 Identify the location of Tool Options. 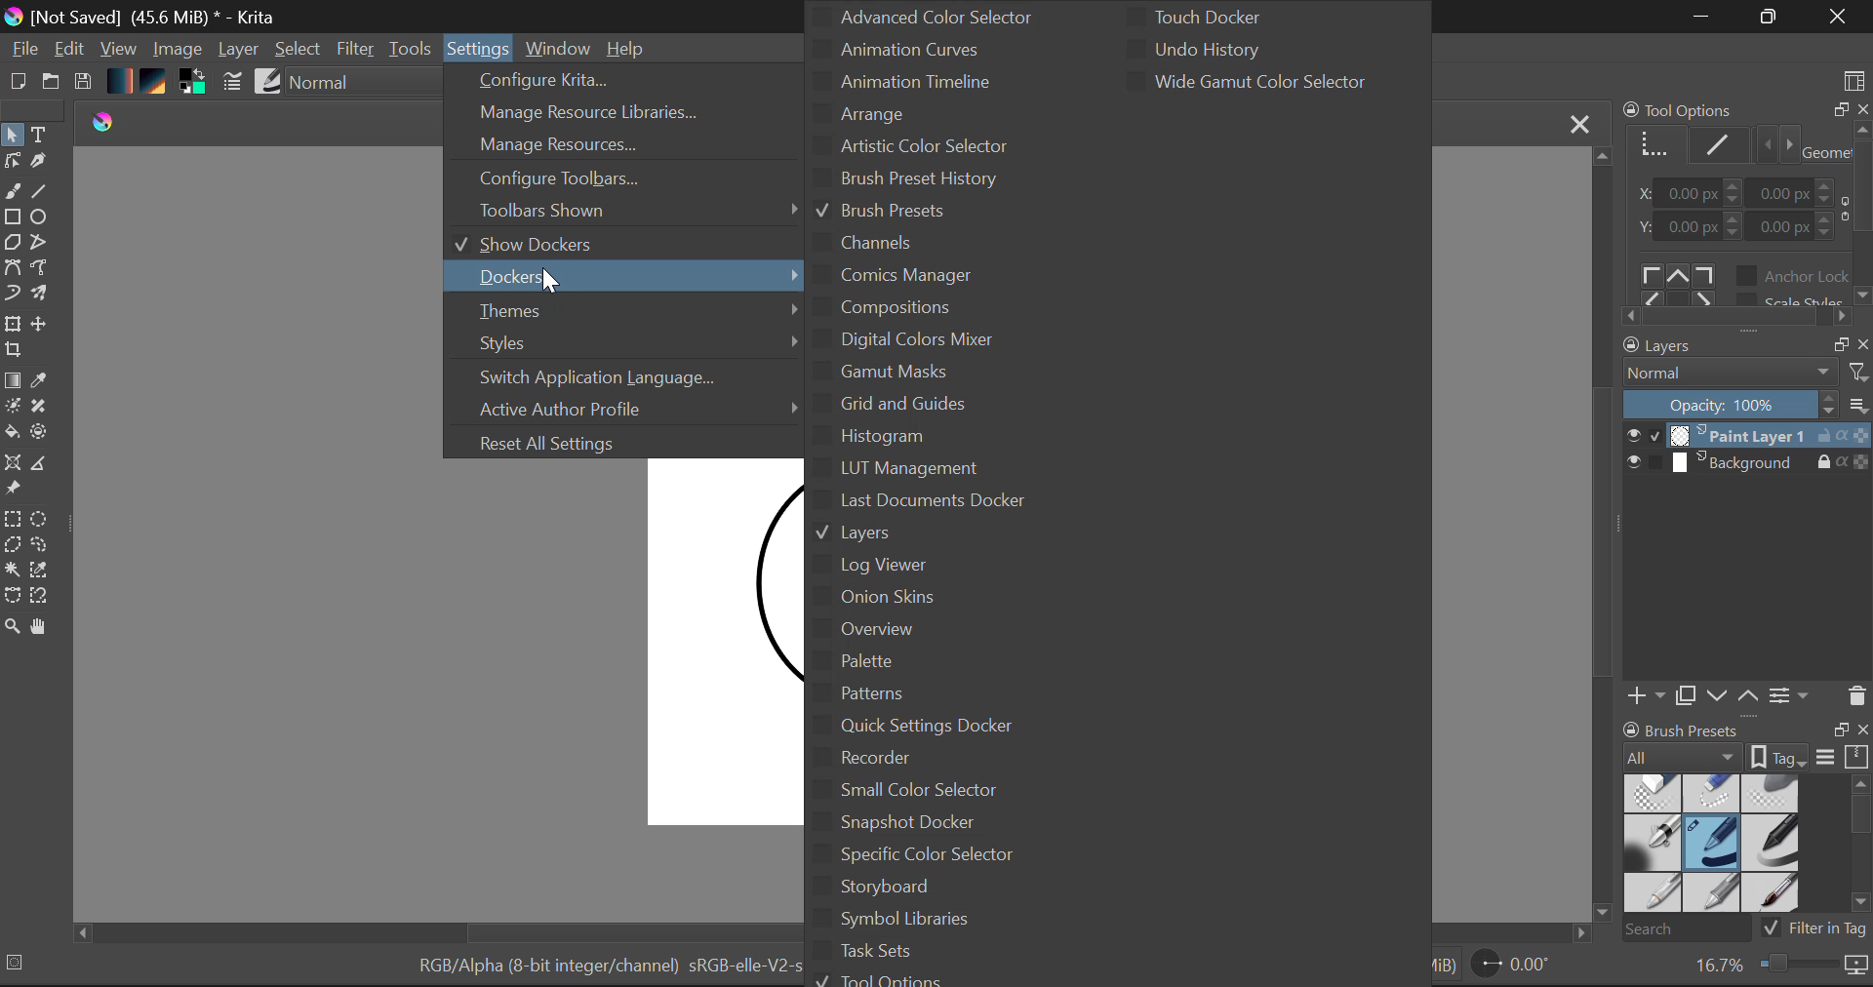
(1744, 215).